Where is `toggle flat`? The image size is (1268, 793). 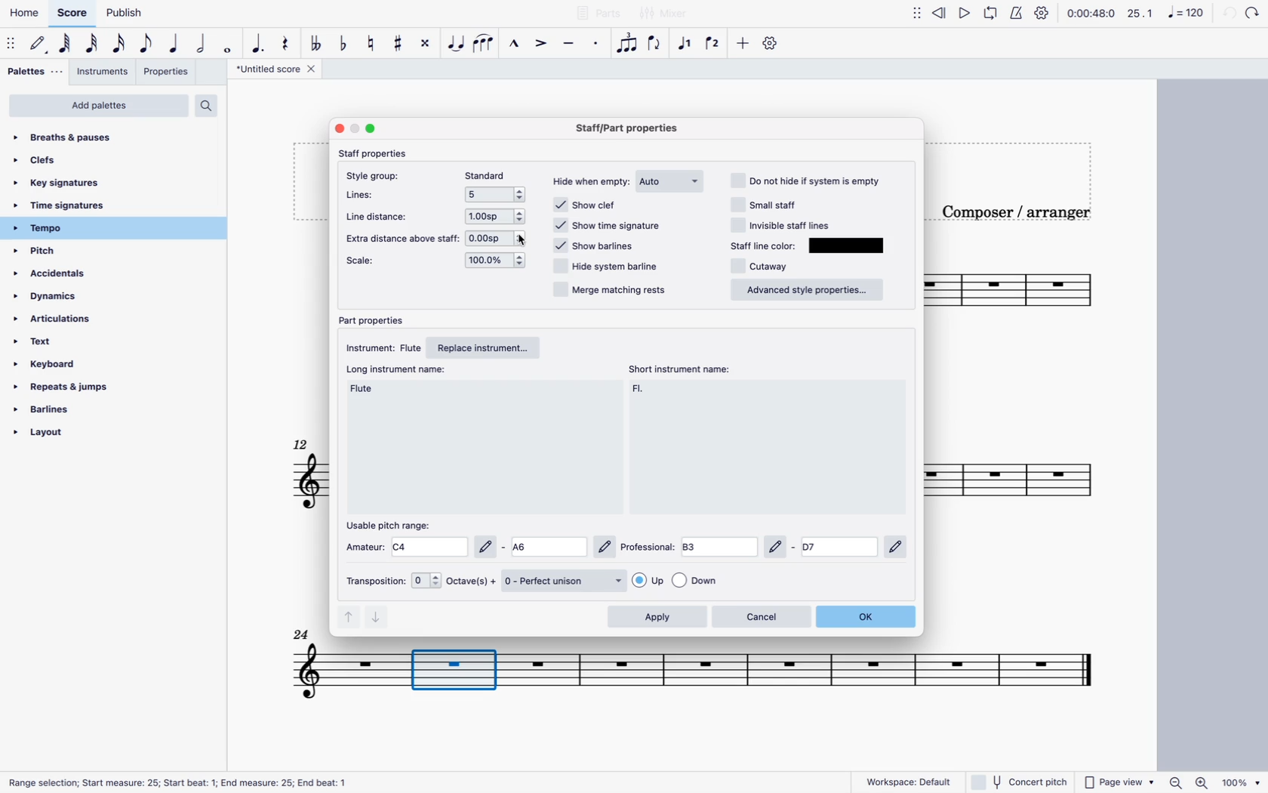 toggle flat is located at coordinates (343, 44).